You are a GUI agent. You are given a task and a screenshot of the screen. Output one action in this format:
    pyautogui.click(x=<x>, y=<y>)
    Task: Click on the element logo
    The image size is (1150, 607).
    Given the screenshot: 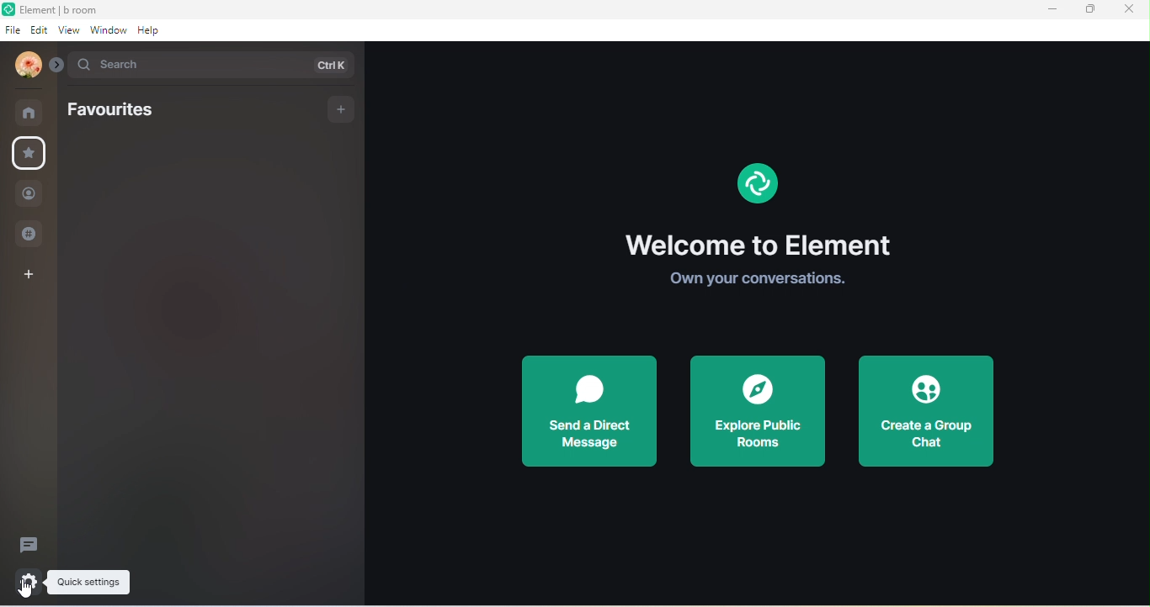 What is the action you would take?
    pyautogui.click(x=757, y=181)
    